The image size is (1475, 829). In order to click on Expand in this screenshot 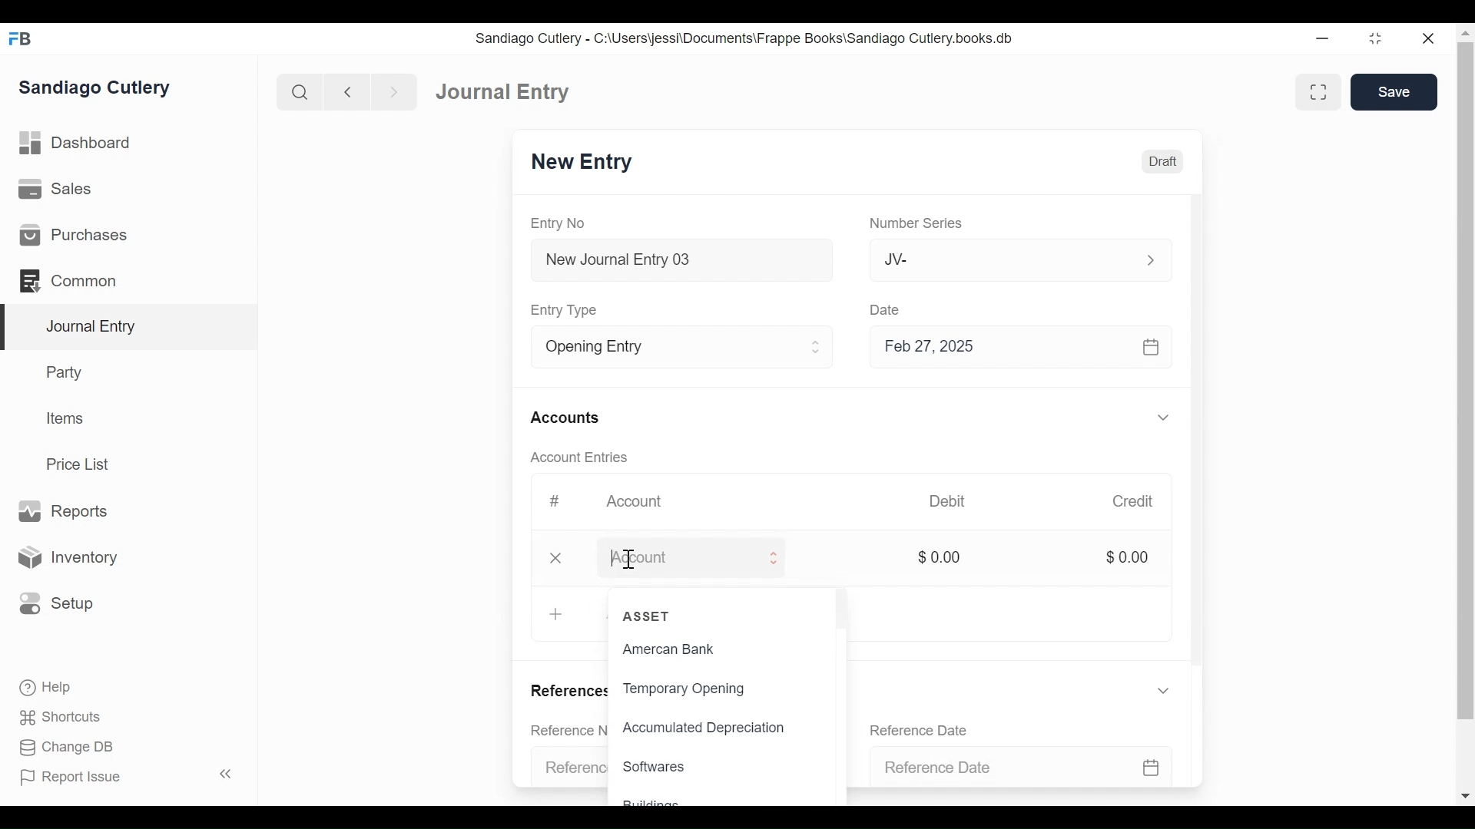, I will do `click(1149, 260)`.